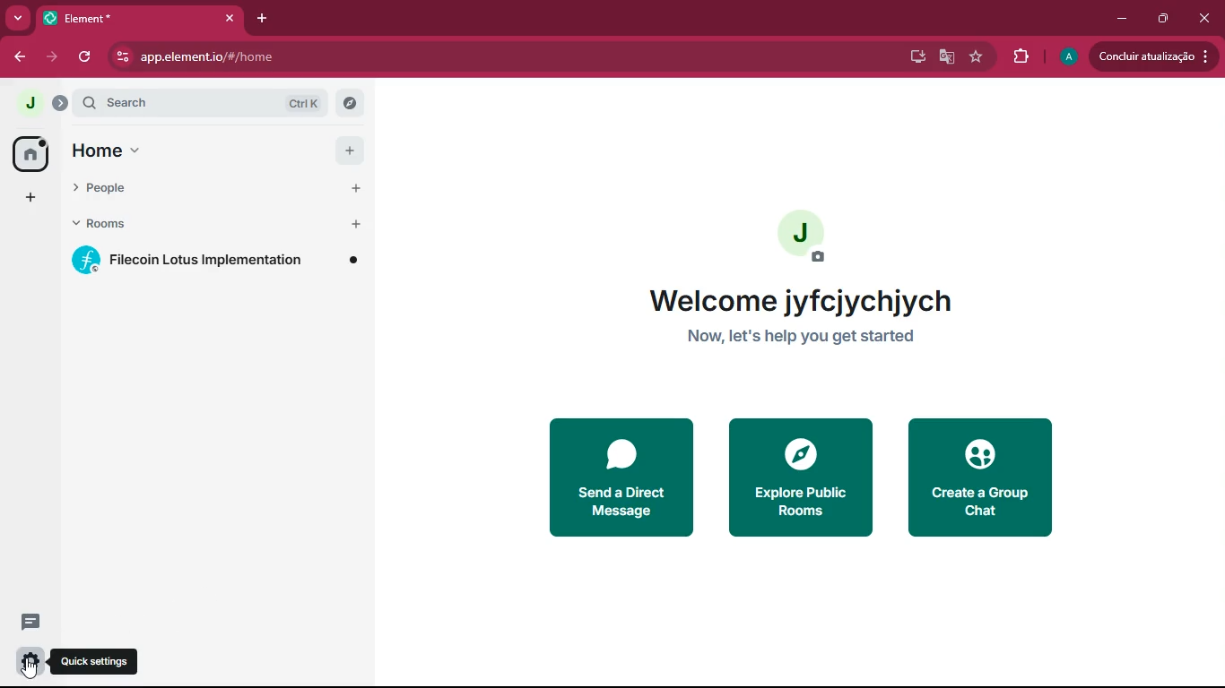 The height and width of the screenshot is (688, 1225). What do you see at coordinates (357, 224) in the screenshot?
I see `add room` at bounding box center [357, 224].